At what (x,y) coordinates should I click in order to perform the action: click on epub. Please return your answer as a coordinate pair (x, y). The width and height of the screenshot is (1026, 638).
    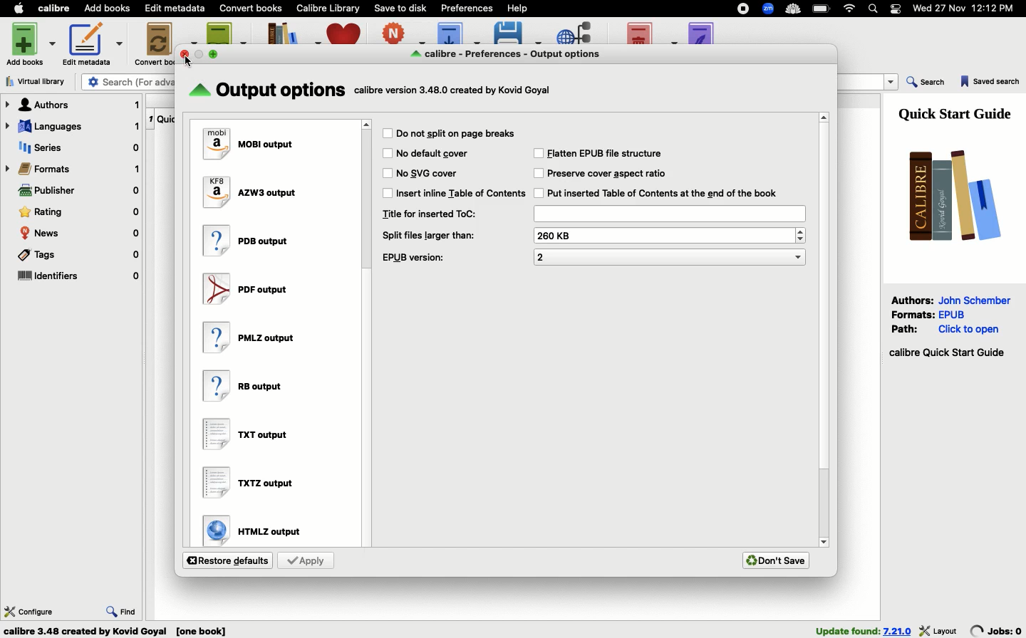
    Looking at the image, I should click on (952, 314).